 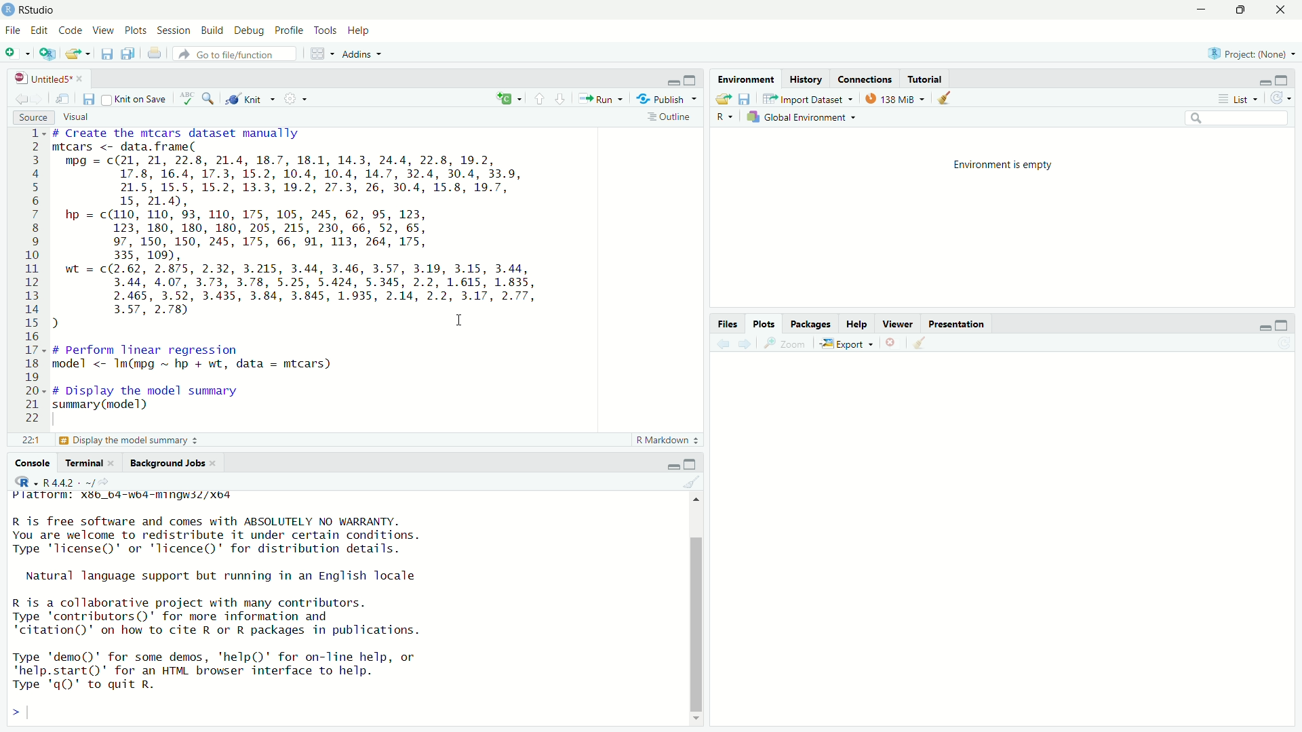 I want to click on build, so click(x=211, y=30).